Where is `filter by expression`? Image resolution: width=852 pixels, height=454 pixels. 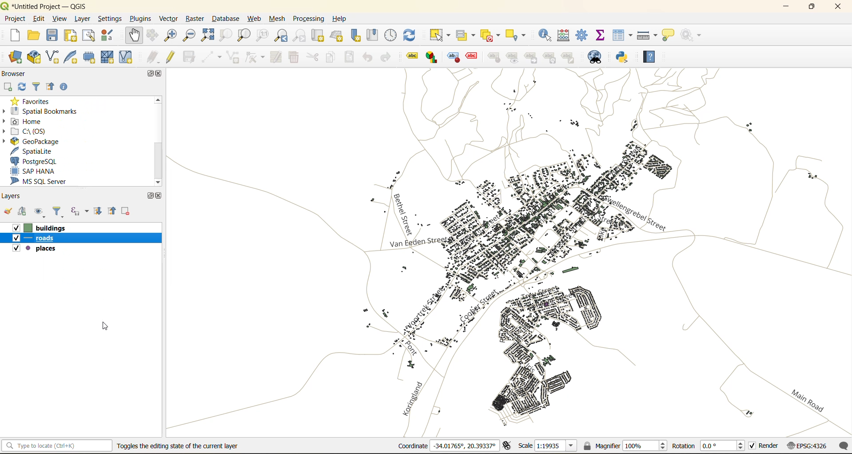
filter by expression is located at coordinates (82, 211).